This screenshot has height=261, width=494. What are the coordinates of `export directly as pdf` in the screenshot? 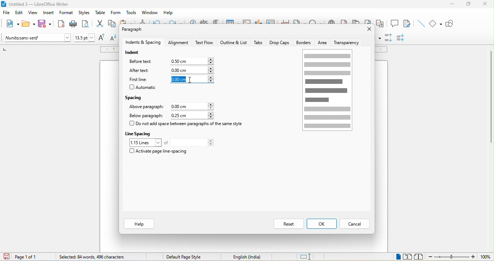 It's located at (61, 23).